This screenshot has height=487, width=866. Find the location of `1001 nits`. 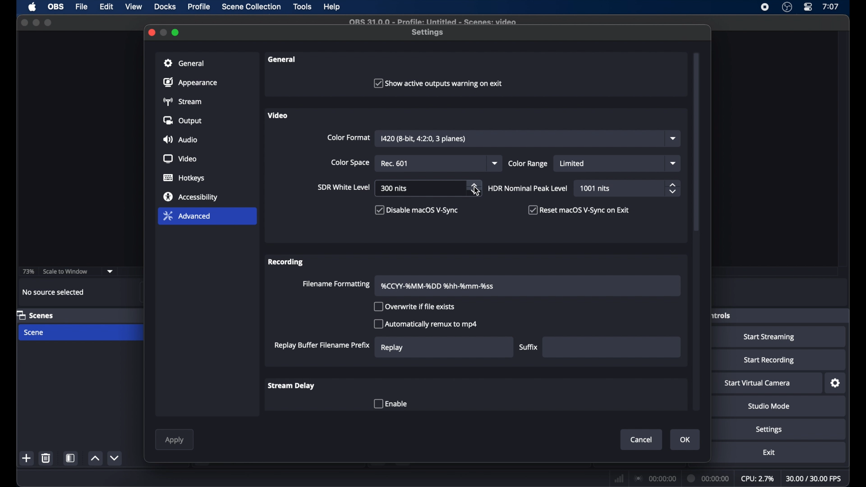

1001 nits is located at coordinates (596, 188).